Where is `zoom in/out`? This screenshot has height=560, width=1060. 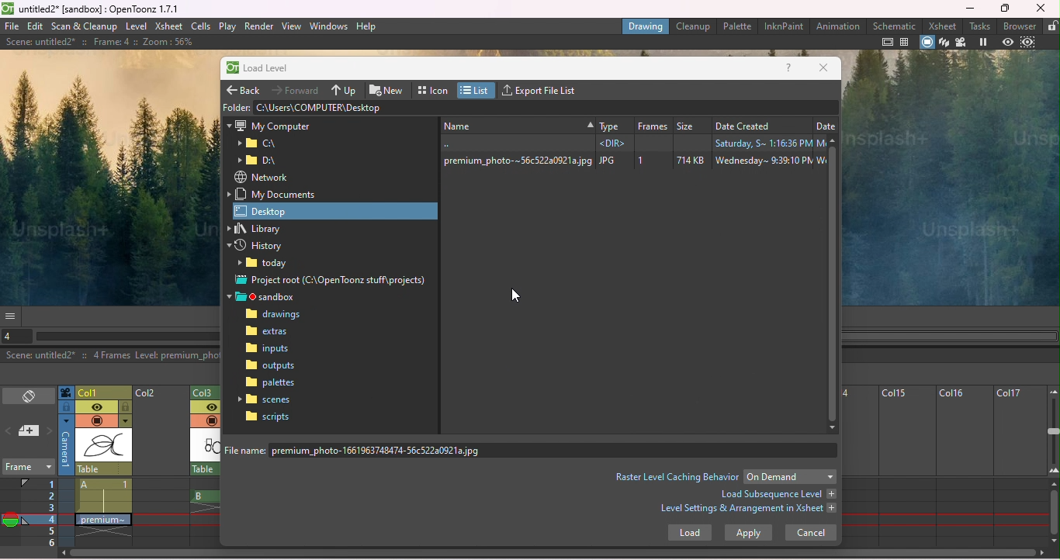
zoom in/out is located at coordinates (1054, 430).